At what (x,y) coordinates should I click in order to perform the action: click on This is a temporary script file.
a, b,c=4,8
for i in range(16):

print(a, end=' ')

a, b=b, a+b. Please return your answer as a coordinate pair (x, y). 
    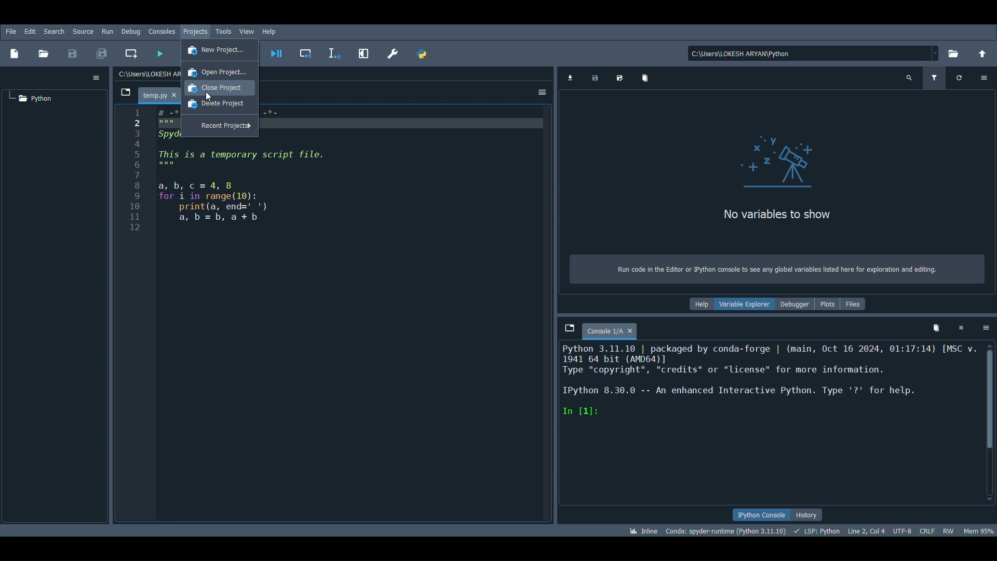
    Looking at the image, I should click on (246, 188).